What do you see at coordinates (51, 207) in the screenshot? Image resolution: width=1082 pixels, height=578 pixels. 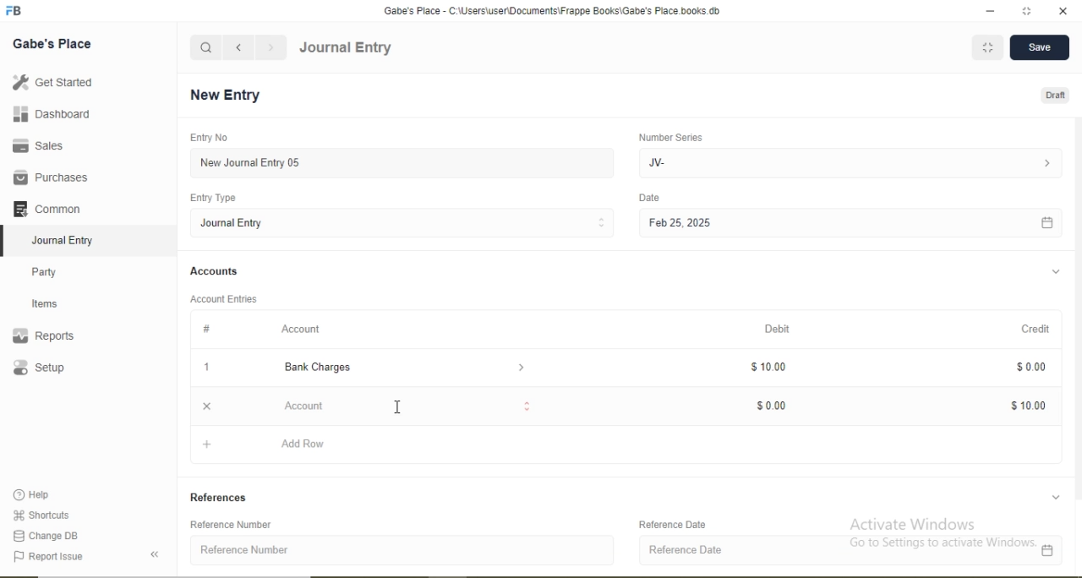 I see `Common` at bounding box center [51, 207].